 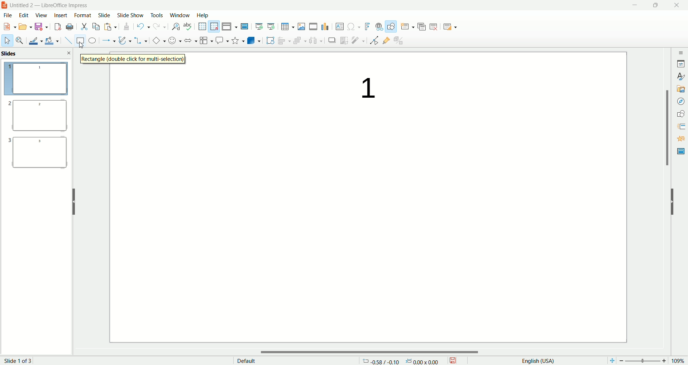 I want to click on spelling, so click(x=188, y=26).